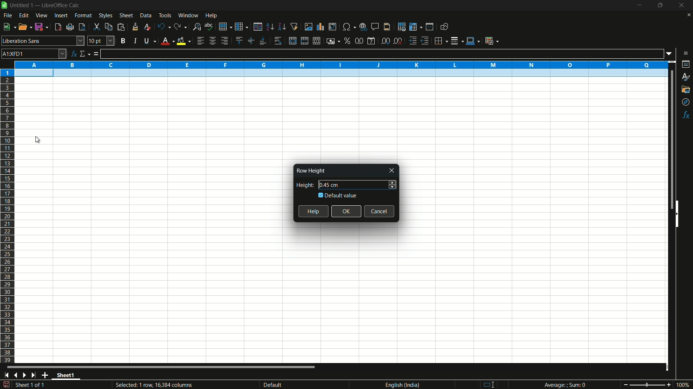 This screenshot has height=389, width=693. Describe the element at coordinates (225, 26) in the screenshot. I see `row` at that location.